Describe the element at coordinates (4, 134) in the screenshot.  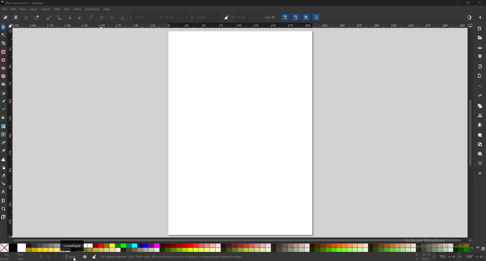
I see `mesh` at that location.